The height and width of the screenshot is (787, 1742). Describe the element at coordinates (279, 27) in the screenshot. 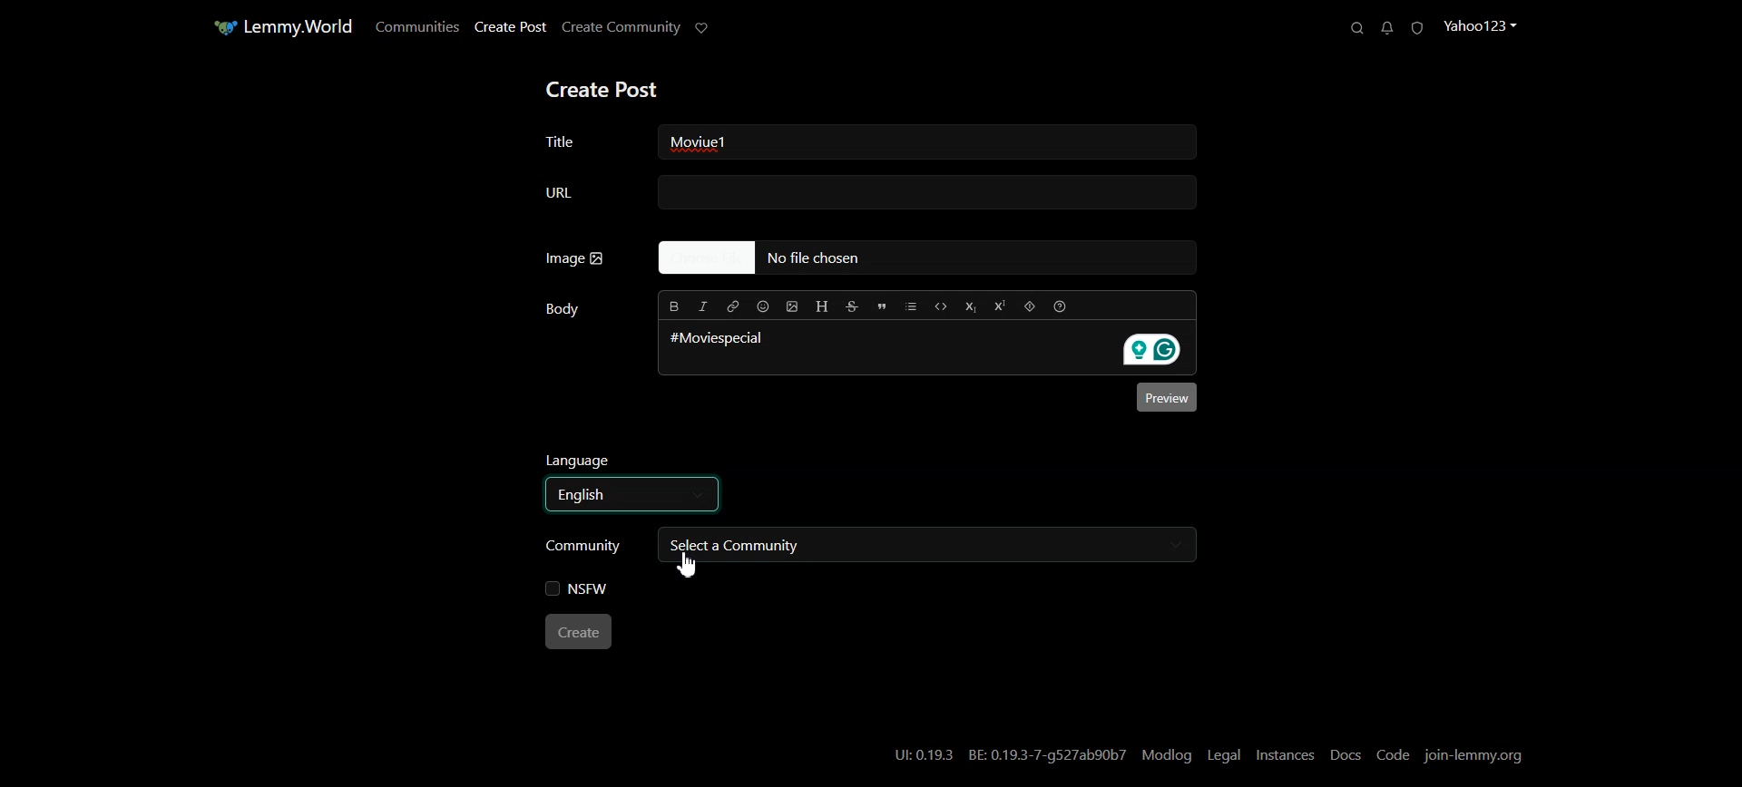

I see `Home Page` at that location.